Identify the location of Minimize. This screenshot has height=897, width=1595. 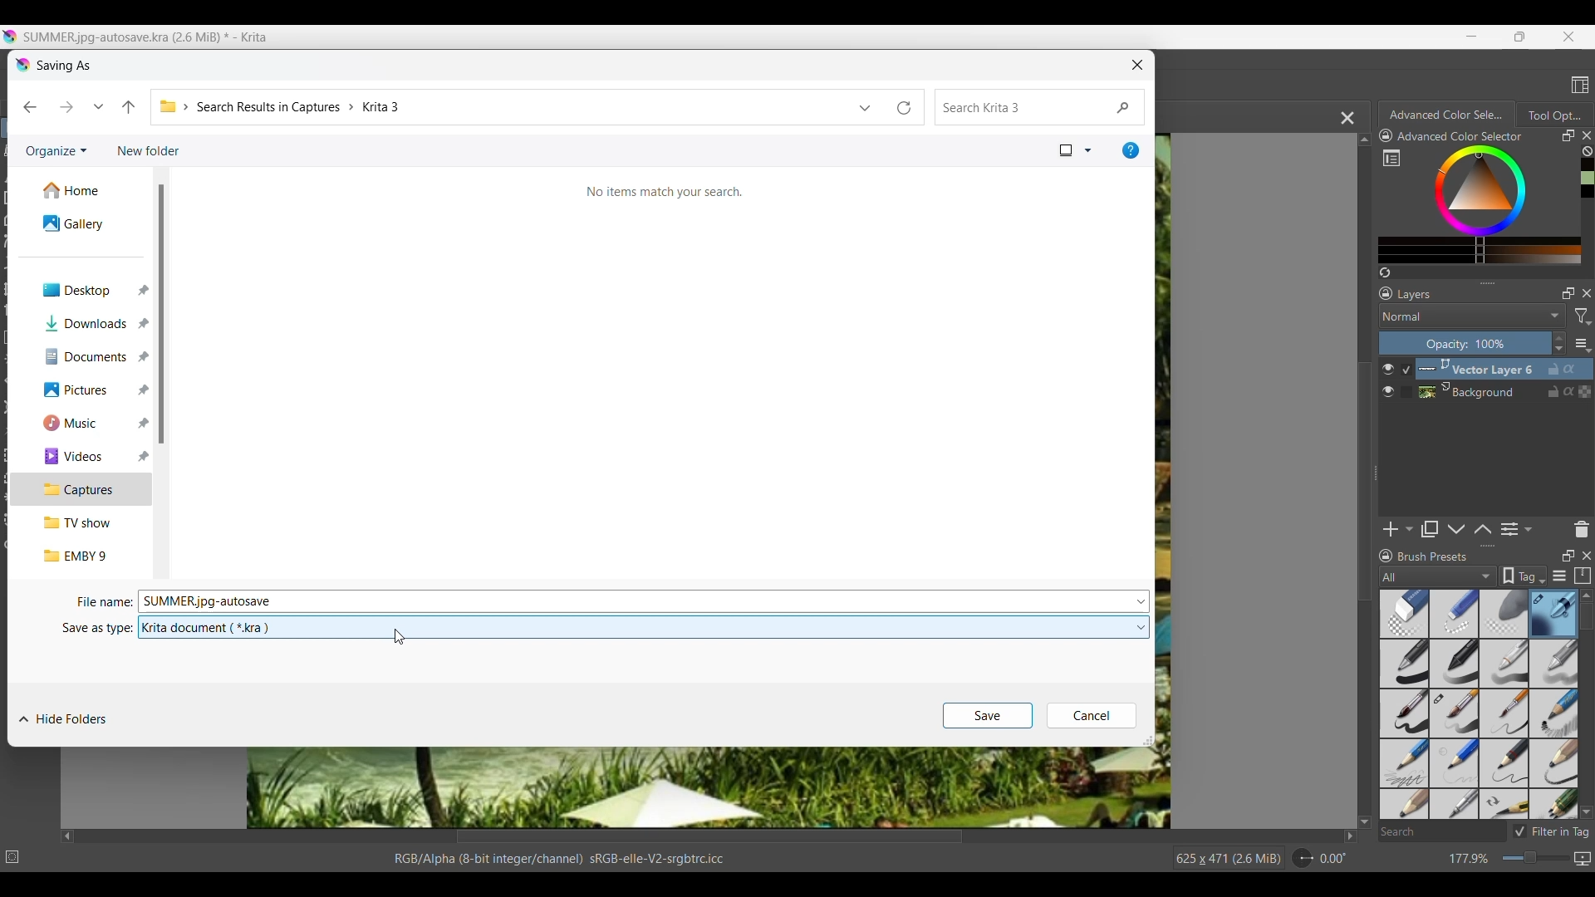
(1472, 37).